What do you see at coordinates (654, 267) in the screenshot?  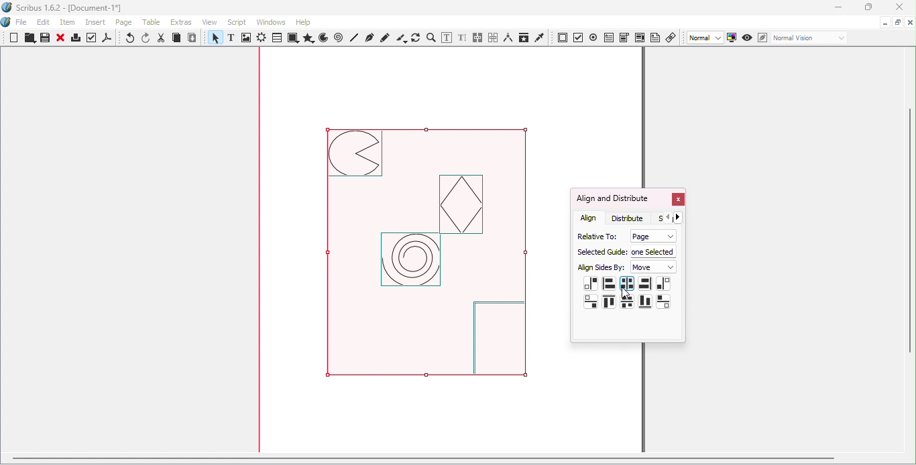 I see `Move` at bounding box center [654, 267].